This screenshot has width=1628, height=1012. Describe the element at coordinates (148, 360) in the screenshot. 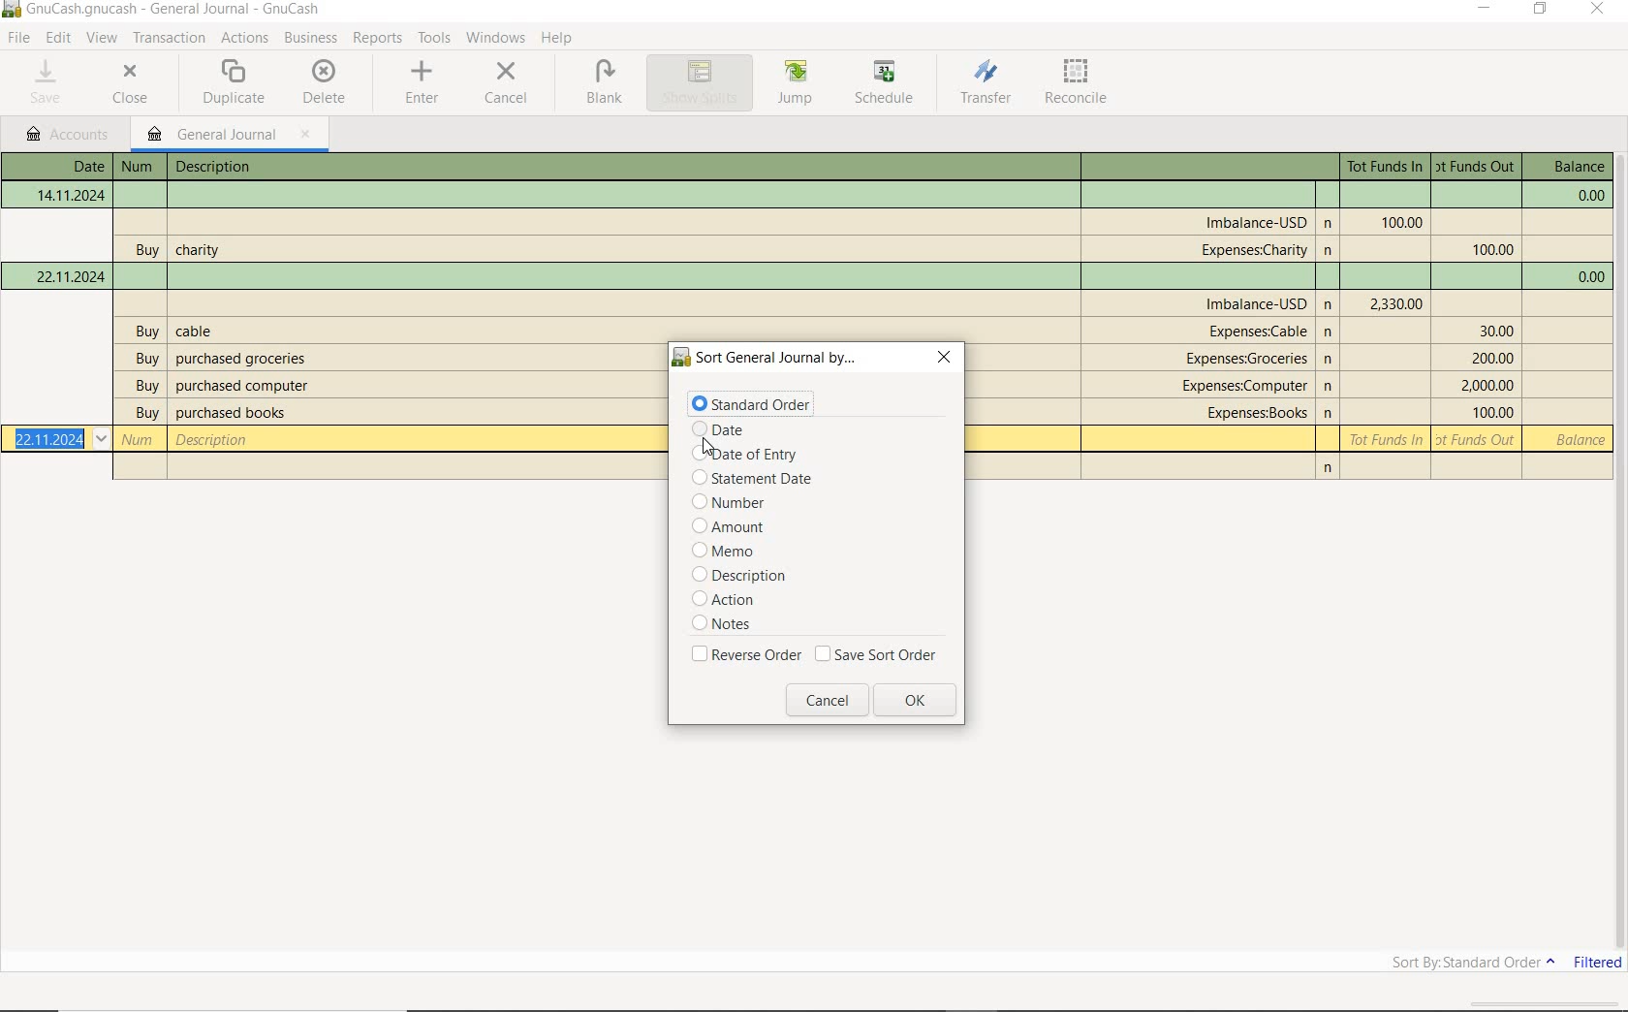

I see `buy` at that location.